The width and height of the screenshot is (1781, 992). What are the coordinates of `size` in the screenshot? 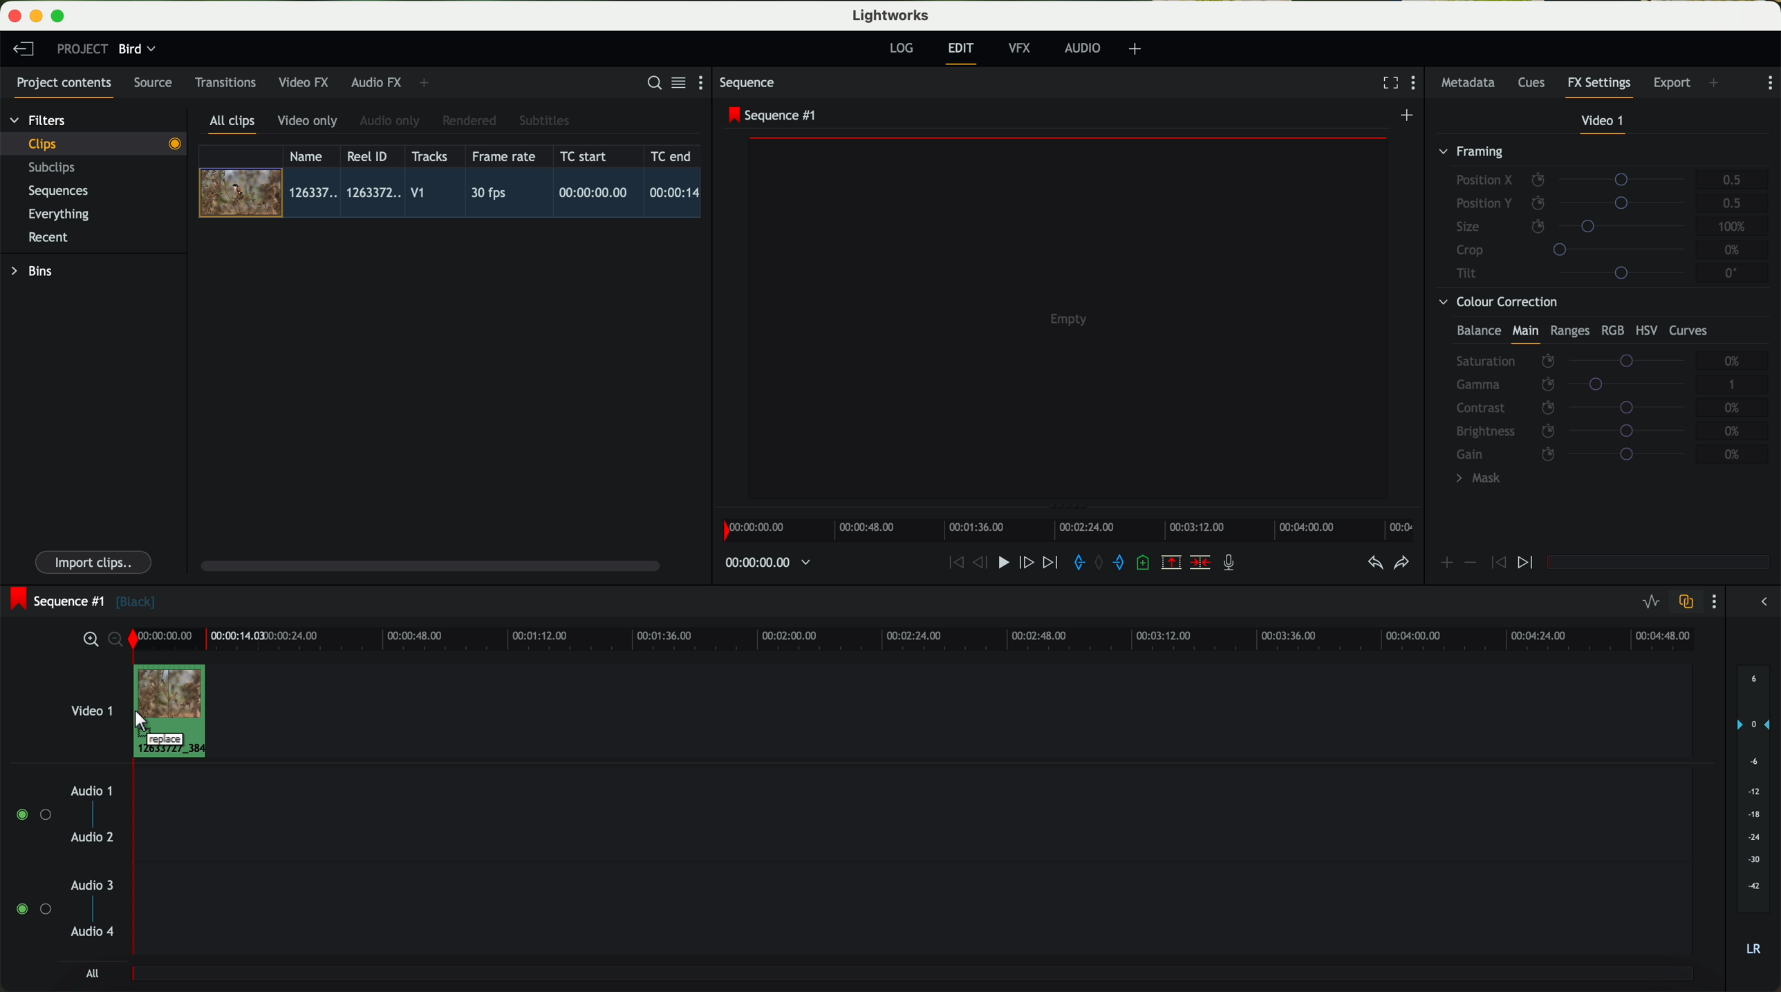 It's located at (1574, 227).